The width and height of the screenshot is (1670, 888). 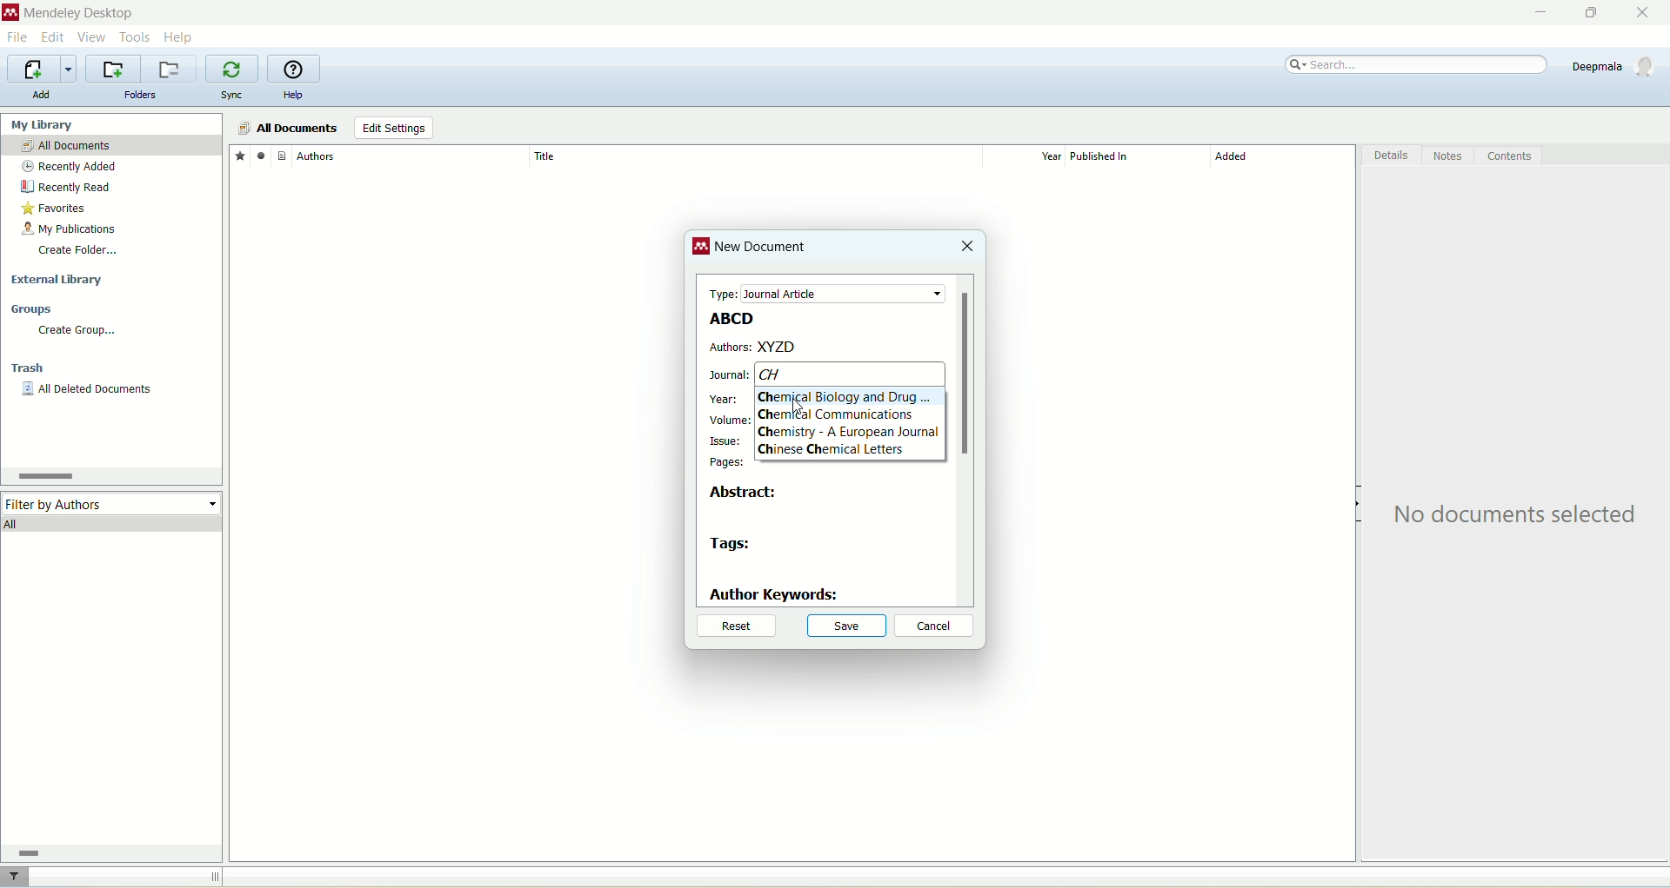 What do you see at coordinates (749, 492) in the screenshot?
I see `abstract` at bounding box center [749, 492].